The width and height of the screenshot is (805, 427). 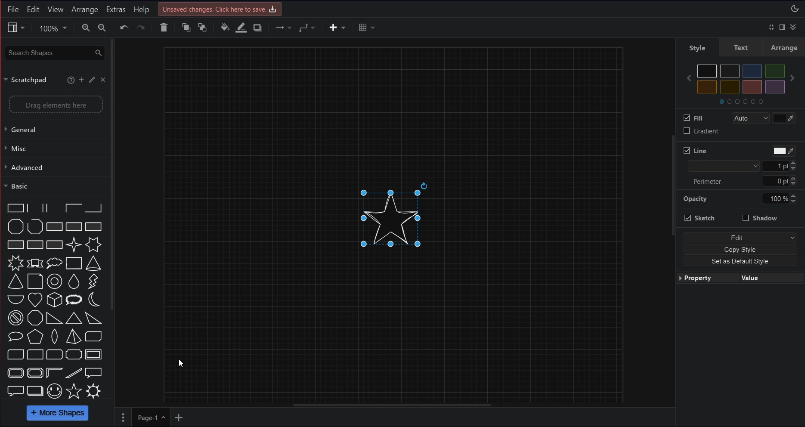 I want to click on Close, so click(x=103, y=80).